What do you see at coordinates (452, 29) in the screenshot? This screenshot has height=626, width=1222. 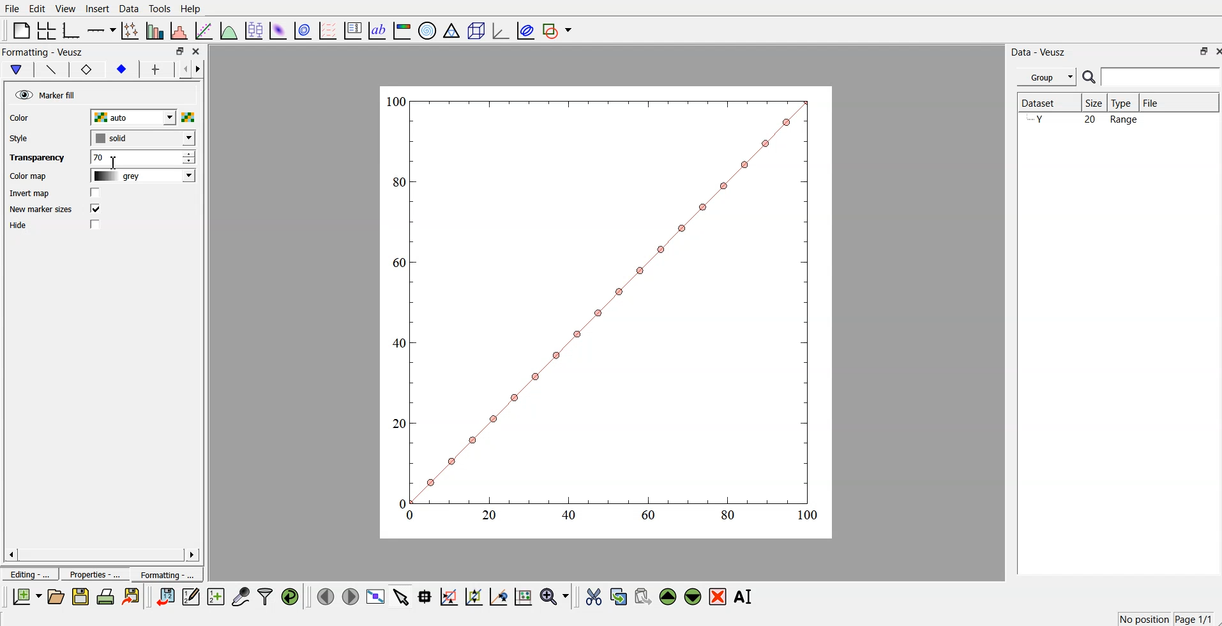 I see `ternary graph` at bounding box center [452, 29].